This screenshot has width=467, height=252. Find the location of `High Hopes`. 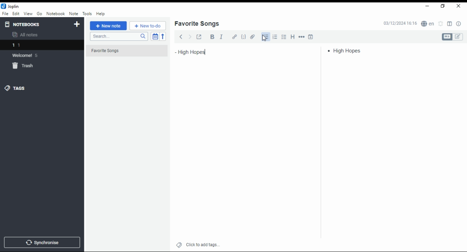

High Hopes is located at coordinates (210, 51).